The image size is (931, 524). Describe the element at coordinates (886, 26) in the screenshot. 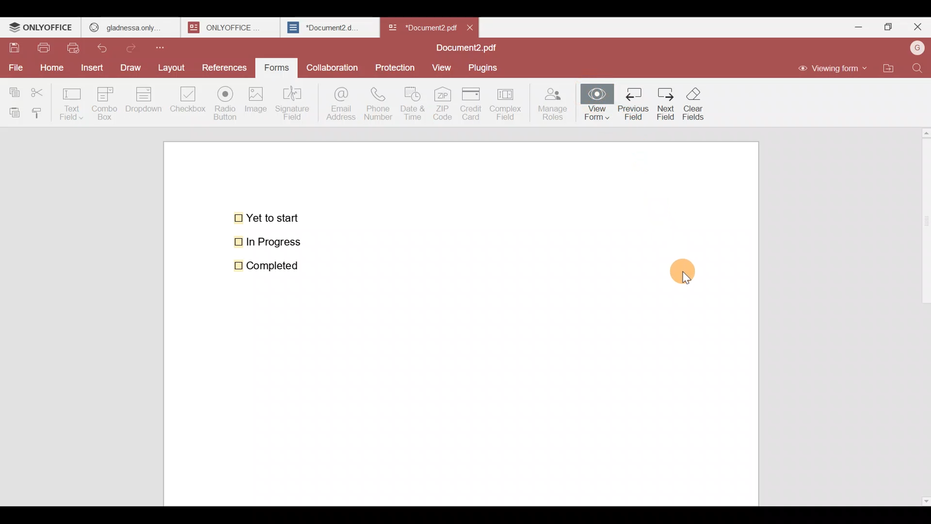

I see `Maximize` at that location.